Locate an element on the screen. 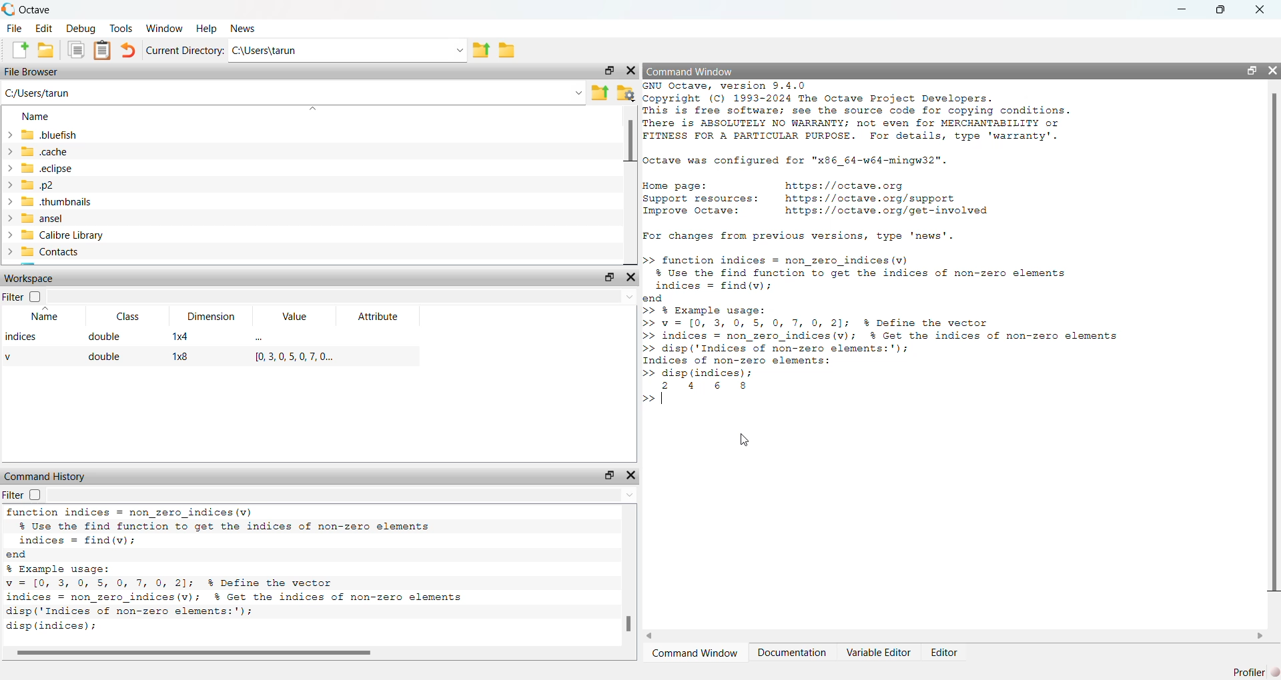 The image size is (1281, 680). close is located at coordinates (631, 279).